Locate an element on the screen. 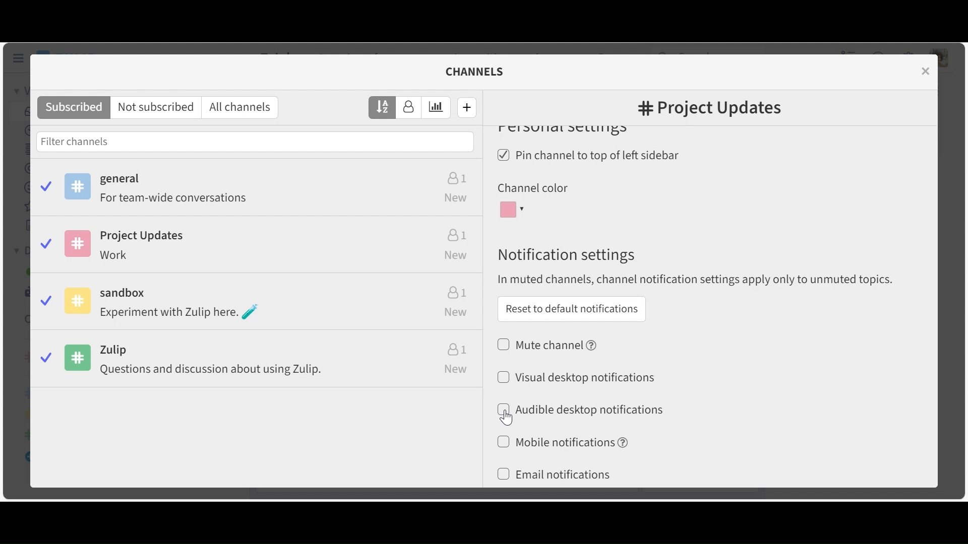 This screenshot has width=968, height=544. Sort by number of subscribers is located at coordinates (409, 108).